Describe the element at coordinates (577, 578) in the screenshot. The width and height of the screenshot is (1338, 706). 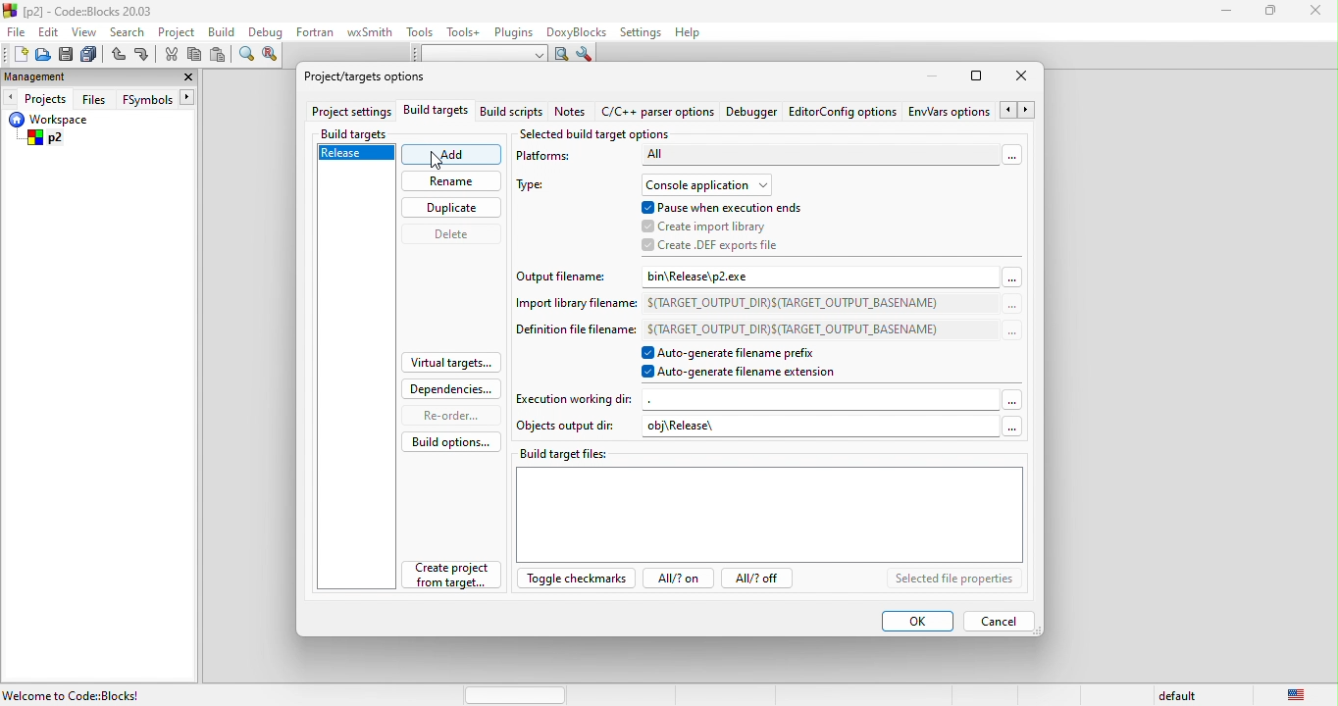
I see `toggle checkmarks` at that location.